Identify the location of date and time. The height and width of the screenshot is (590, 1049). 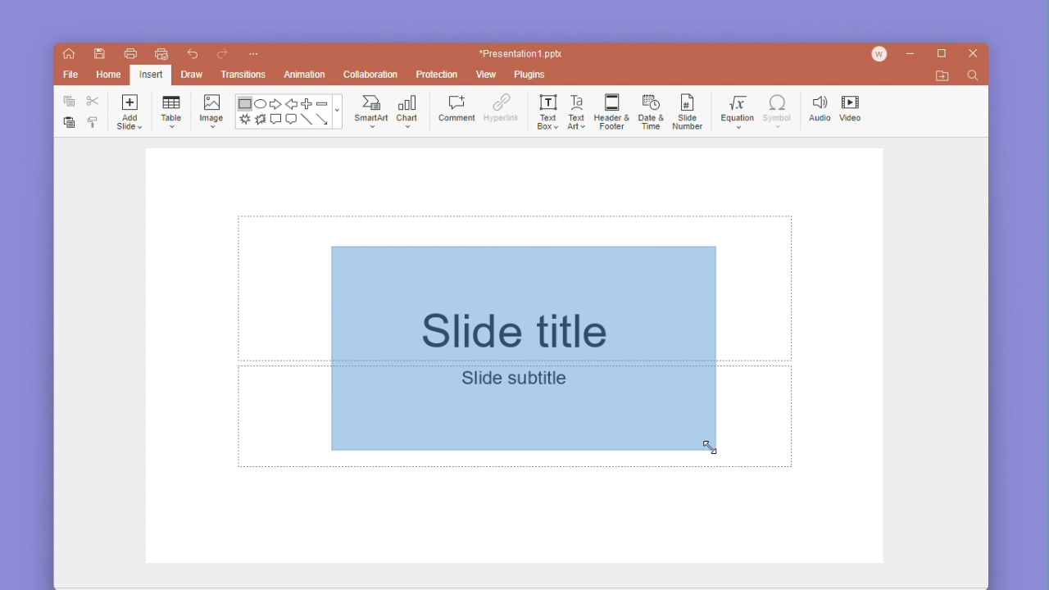
(649, 110).